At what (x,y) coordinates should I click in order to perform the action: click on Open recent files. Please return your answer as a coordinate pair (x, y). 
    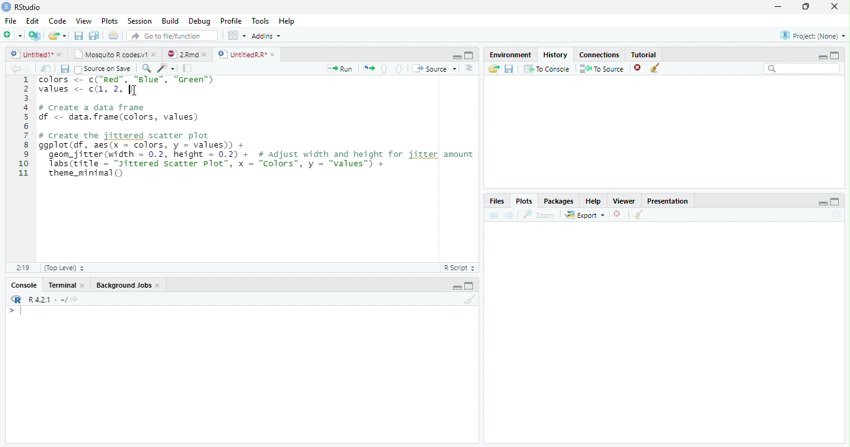
    Looking at the image, I should click on (65, 35).